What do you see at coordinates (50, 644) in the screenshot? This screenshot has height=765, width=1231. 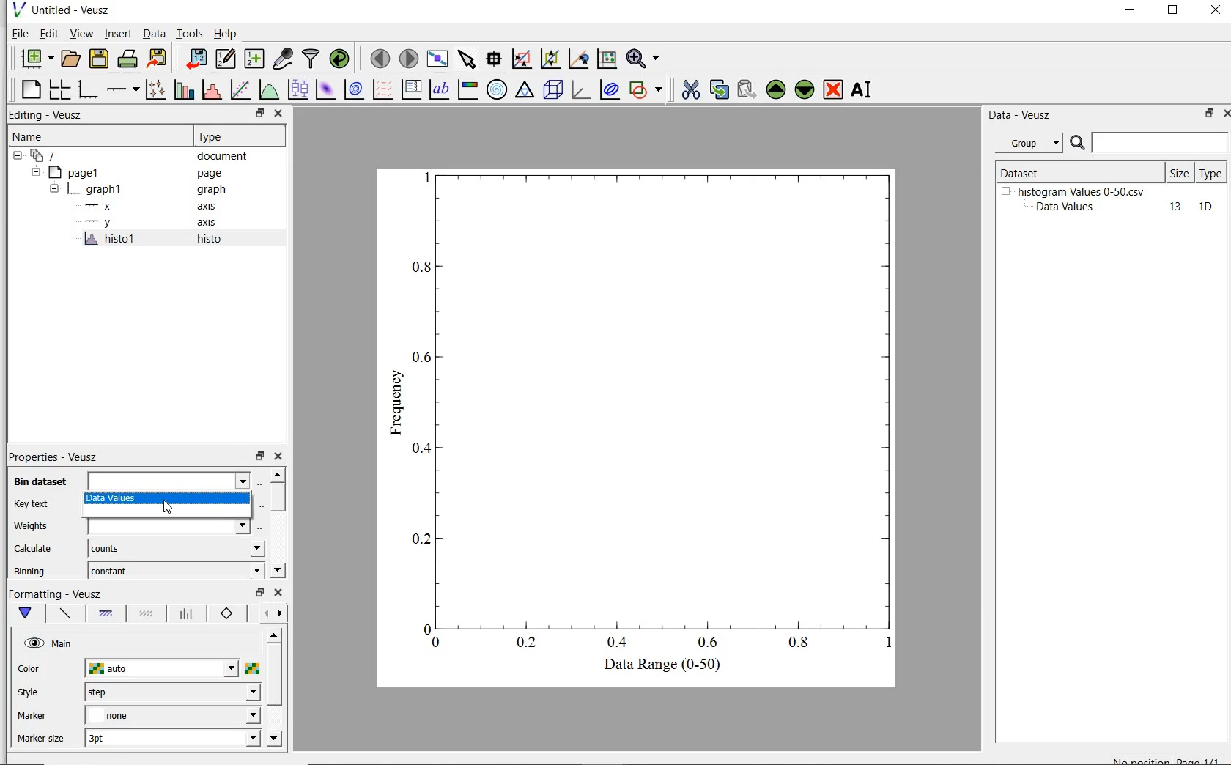 I see `hide main` at bounding box center [50, 644].